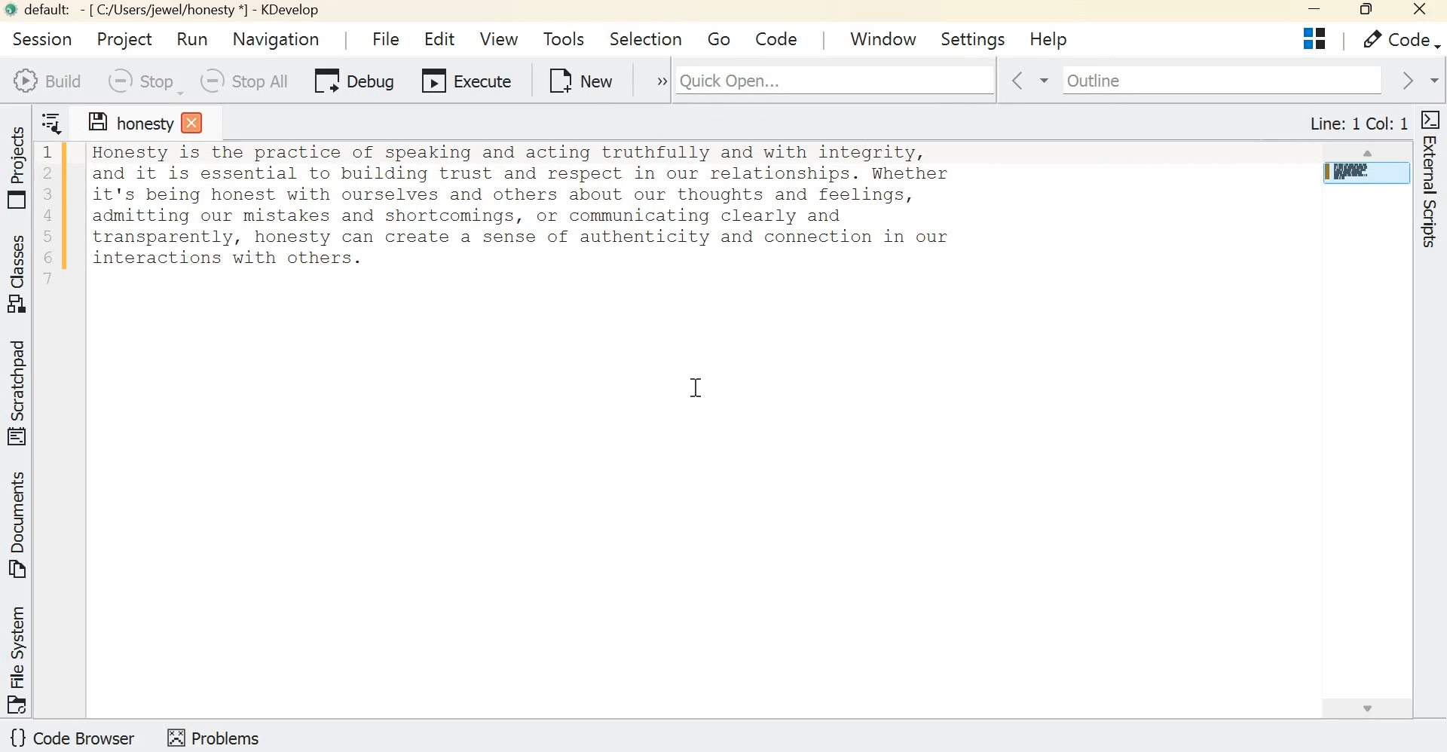  I want to click on Tools, so click(564, 38).